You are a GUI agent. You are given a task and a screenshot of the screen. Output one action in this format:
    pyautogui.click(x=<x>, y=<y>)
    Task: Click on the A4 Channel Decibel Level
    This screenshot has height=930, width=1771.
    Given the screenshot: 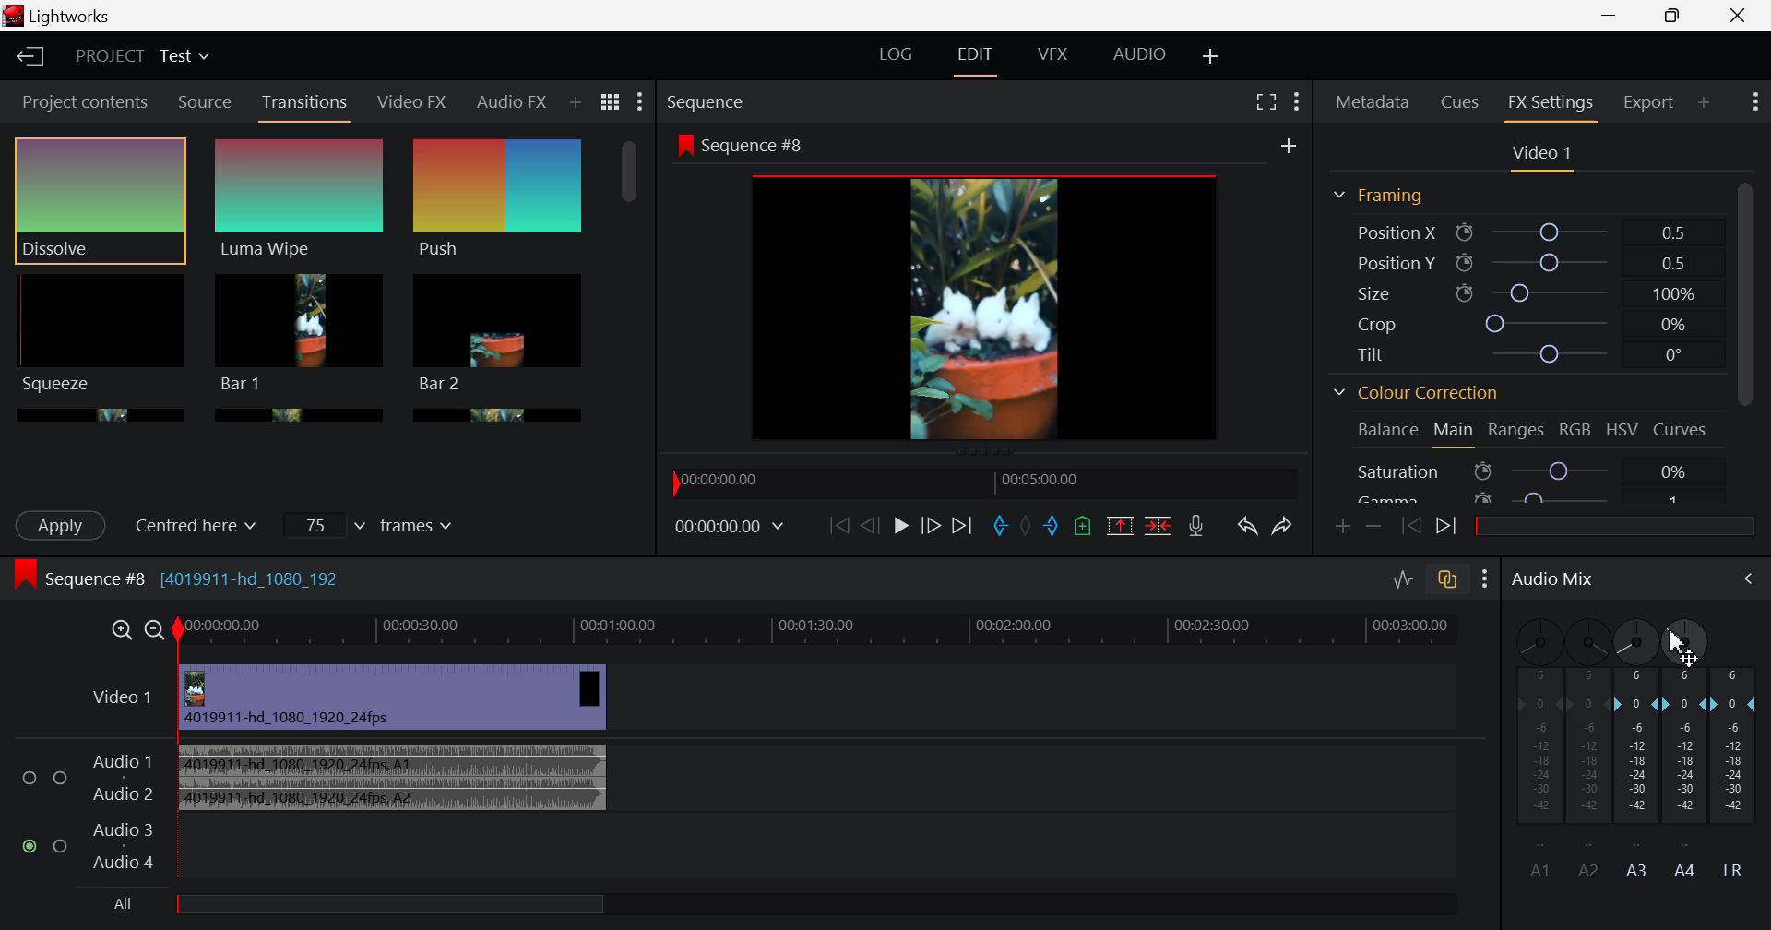 What is the action you would take?
    pyautogui.click(x=1688, y=779)
    